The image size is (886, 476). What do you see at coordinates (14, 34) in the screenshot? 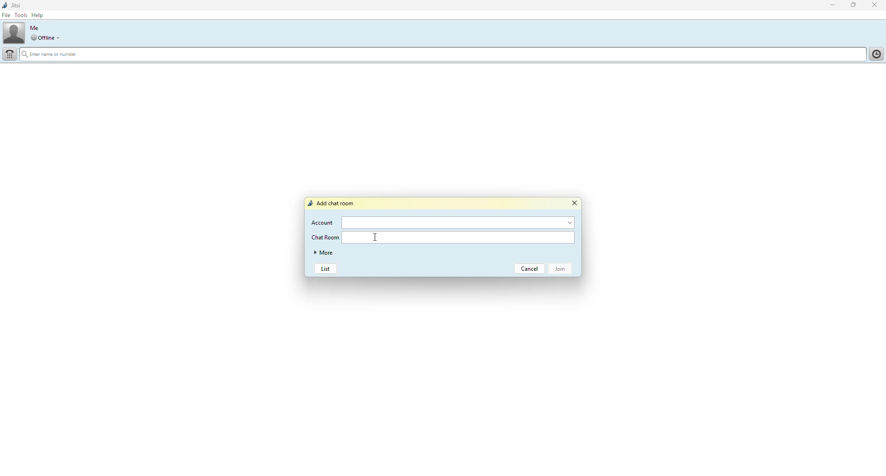
I see `profile` at bounding box center [14, 34].